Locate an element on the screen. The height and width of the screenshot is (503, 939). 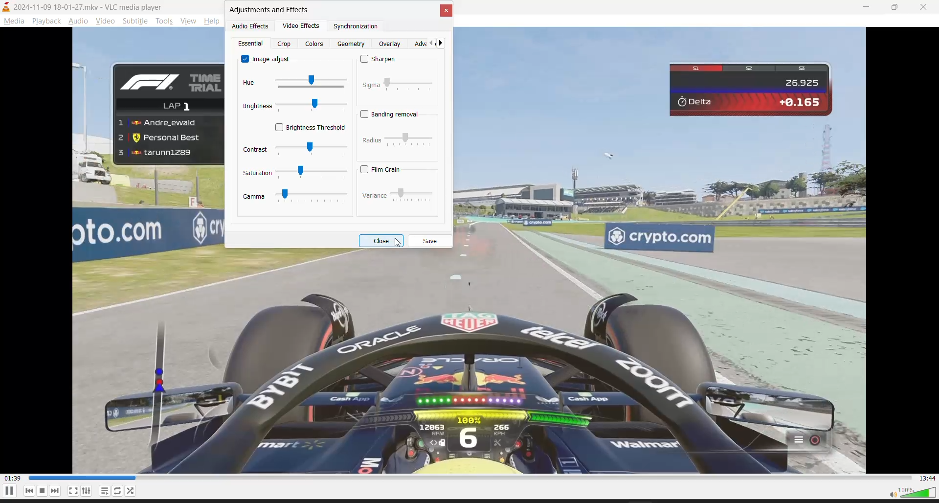
subtitle is located at coordinates (134, 22).